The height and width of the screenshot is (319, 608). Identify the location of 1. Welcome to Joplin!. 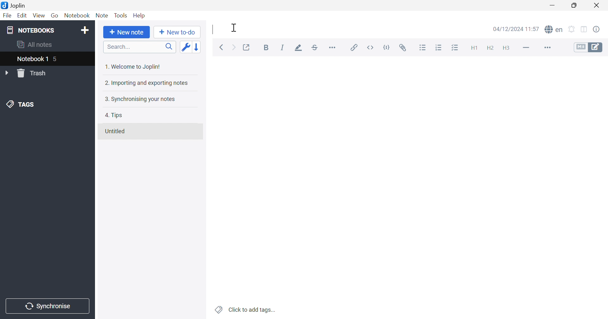
(132, 67).